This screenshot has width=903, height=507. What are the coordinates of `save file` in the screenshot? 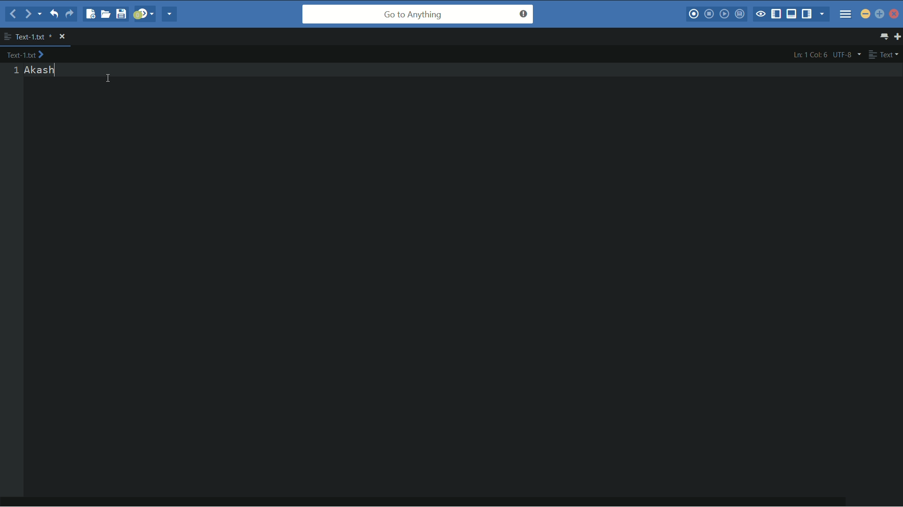 It's located at (121, 14).